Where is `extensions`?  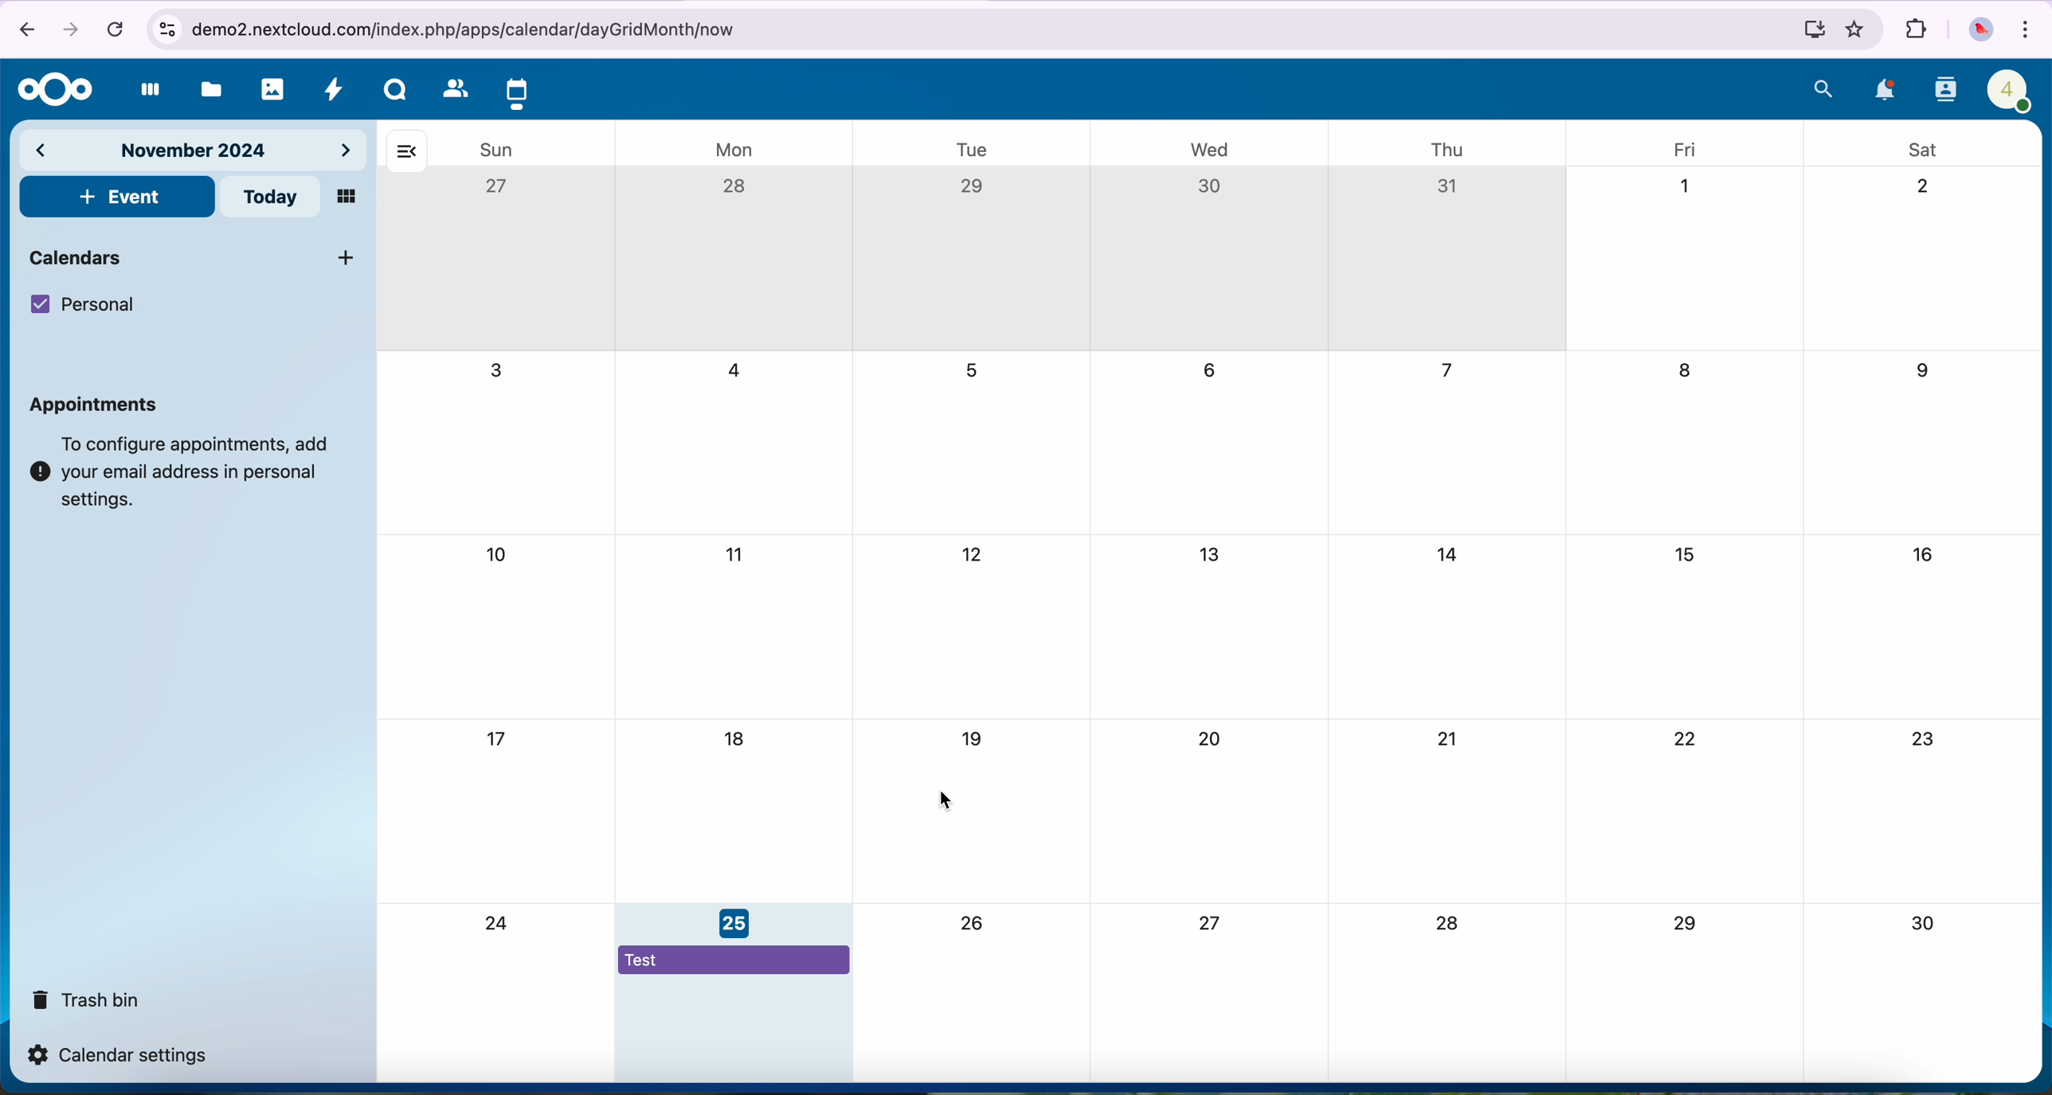 extensions is located at coordinates (1913, 29).